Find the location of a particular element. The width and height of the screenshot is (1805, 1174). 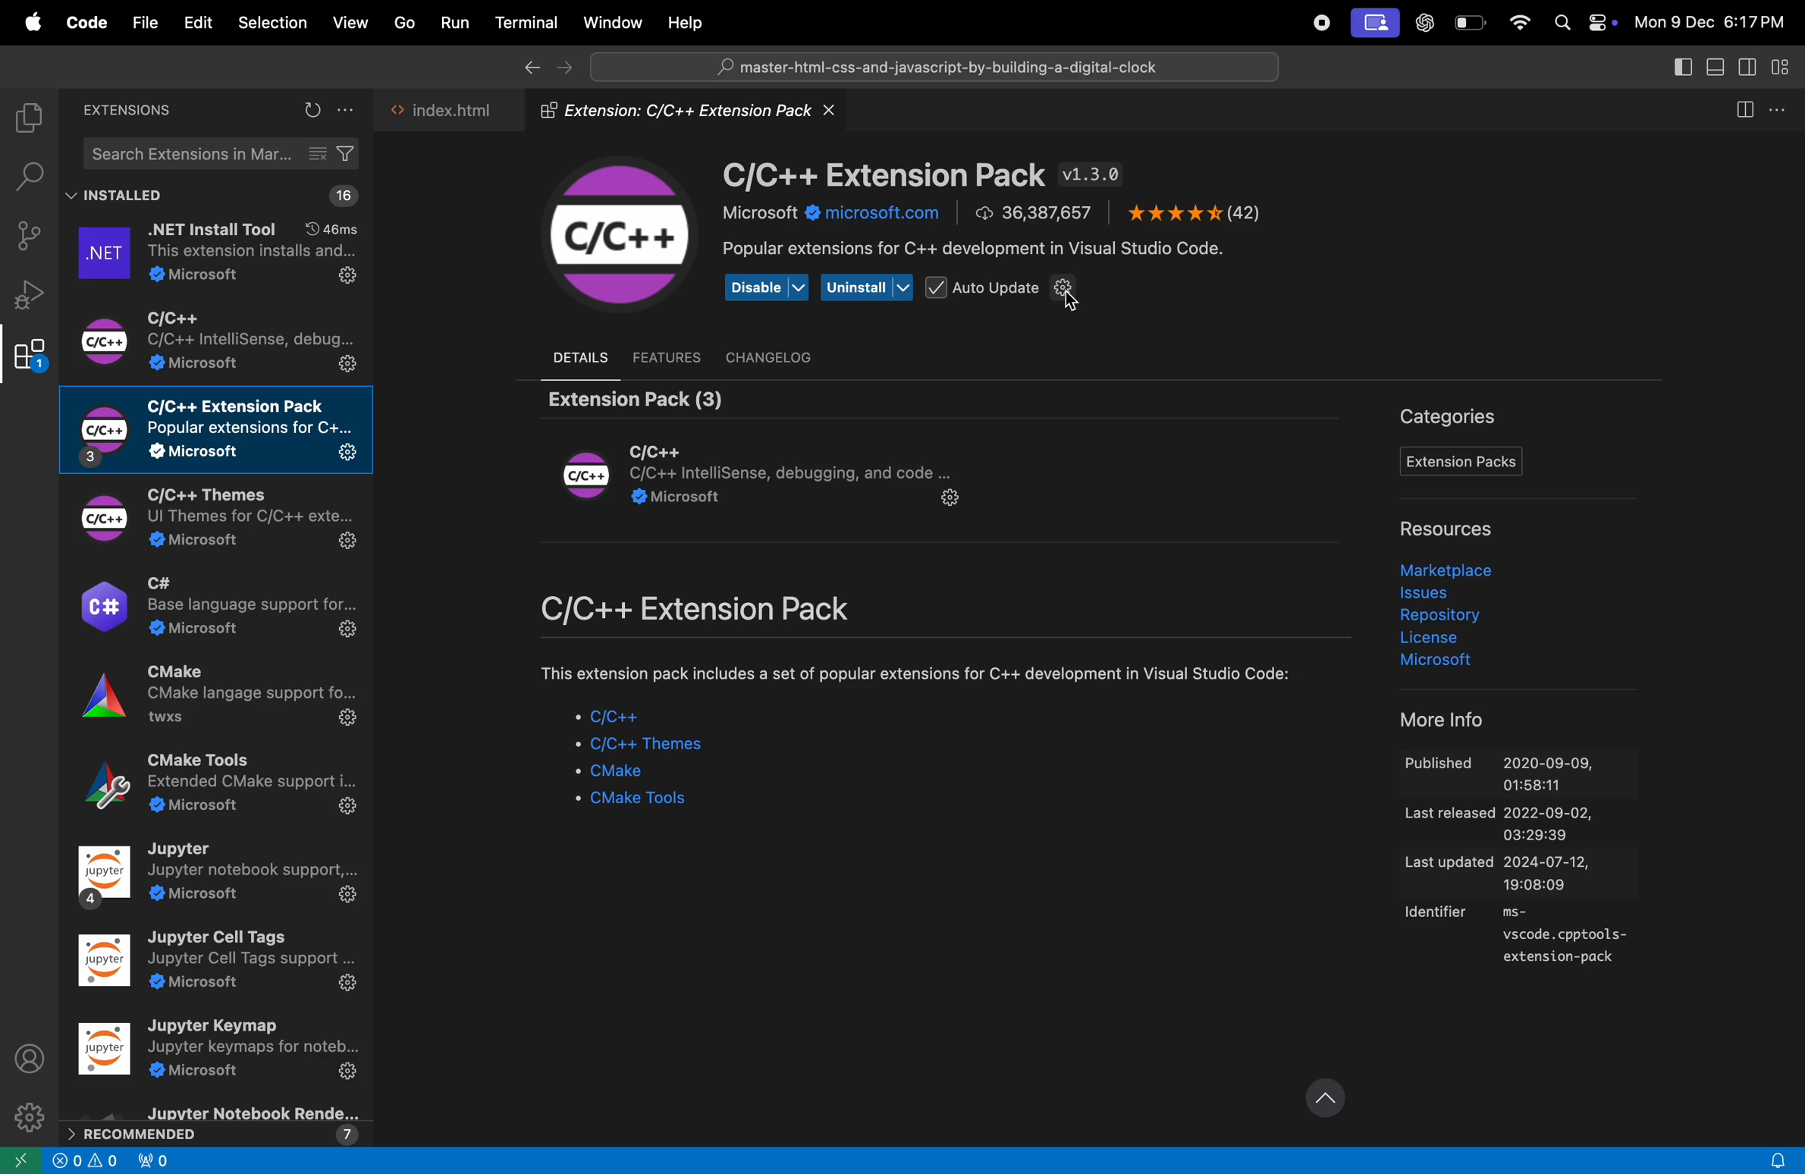

microsoft.com is located at coordinates (828, 217).